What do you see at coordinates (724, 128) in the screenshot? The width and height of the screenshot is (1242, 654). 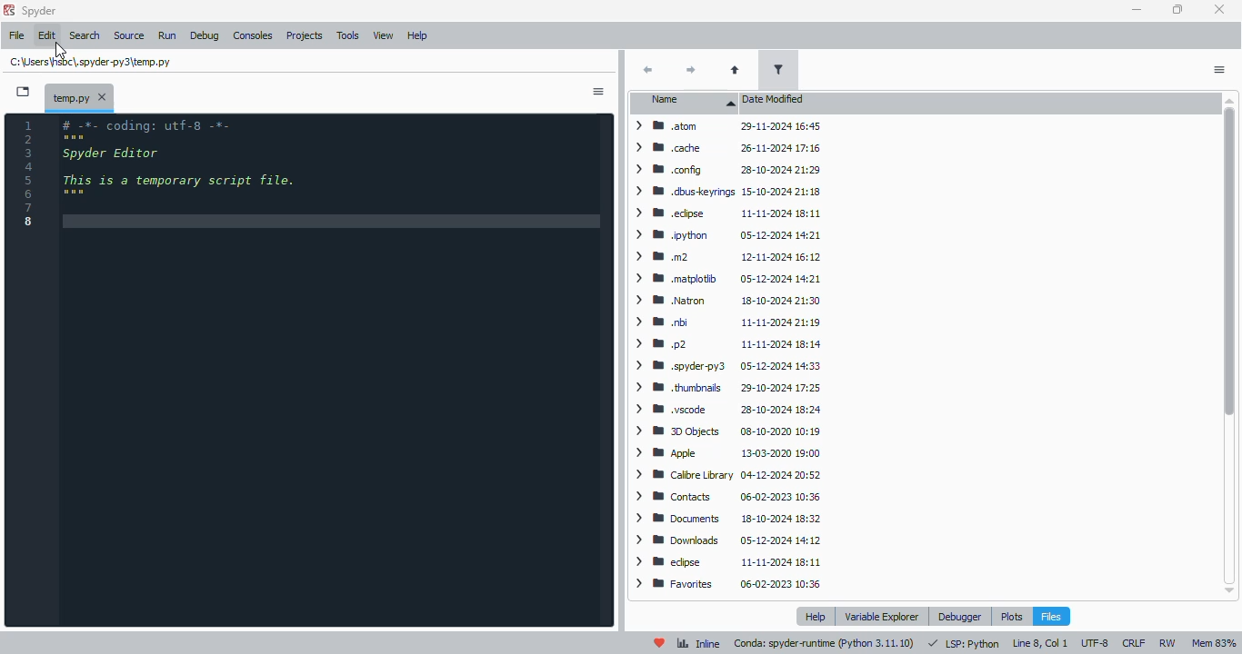 I see `>  atom 29-11-2024 16:45` at bounding box center [724, 128].